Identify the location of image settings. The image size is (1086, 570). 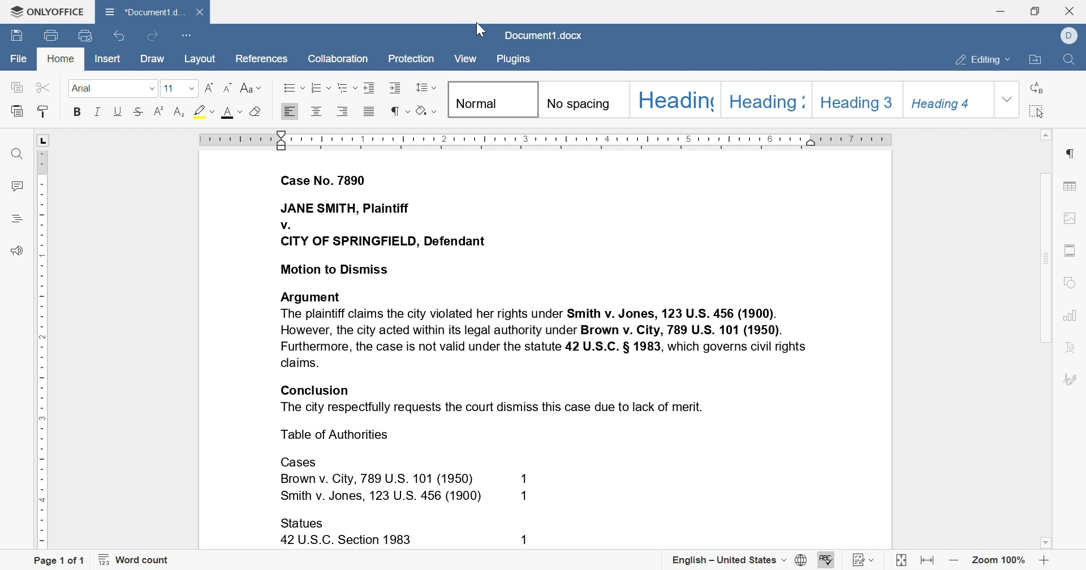
(1068, 218).